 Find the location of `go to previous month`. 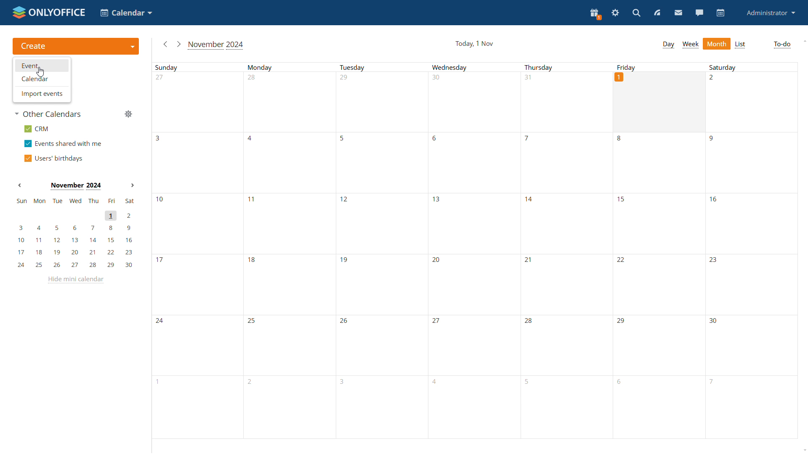

go to previous month is located at coordinates (166, 45).